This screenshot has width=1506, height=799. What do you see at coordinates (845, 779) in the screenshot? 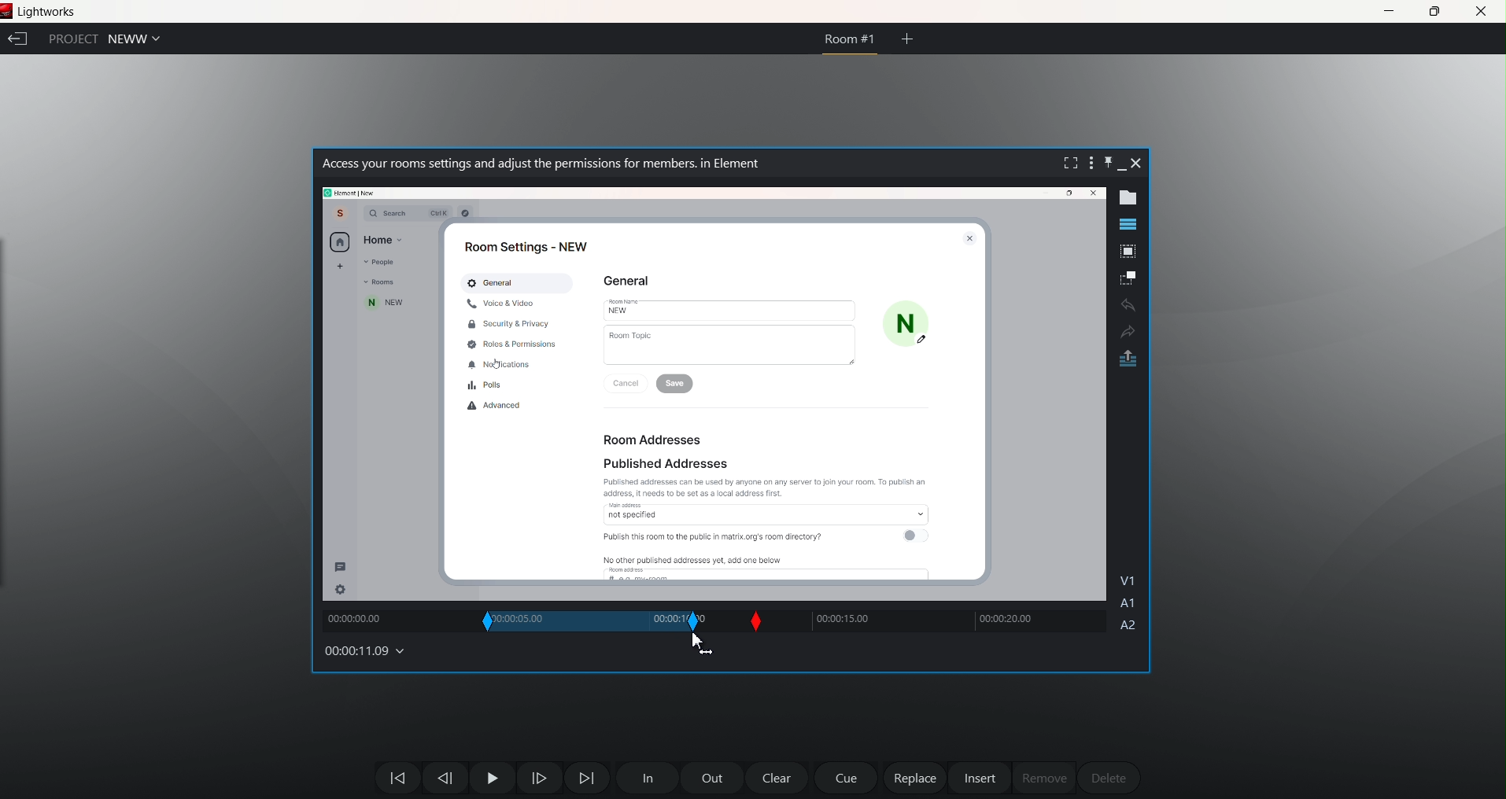
I see `cue` at bounding box center [845, 779].